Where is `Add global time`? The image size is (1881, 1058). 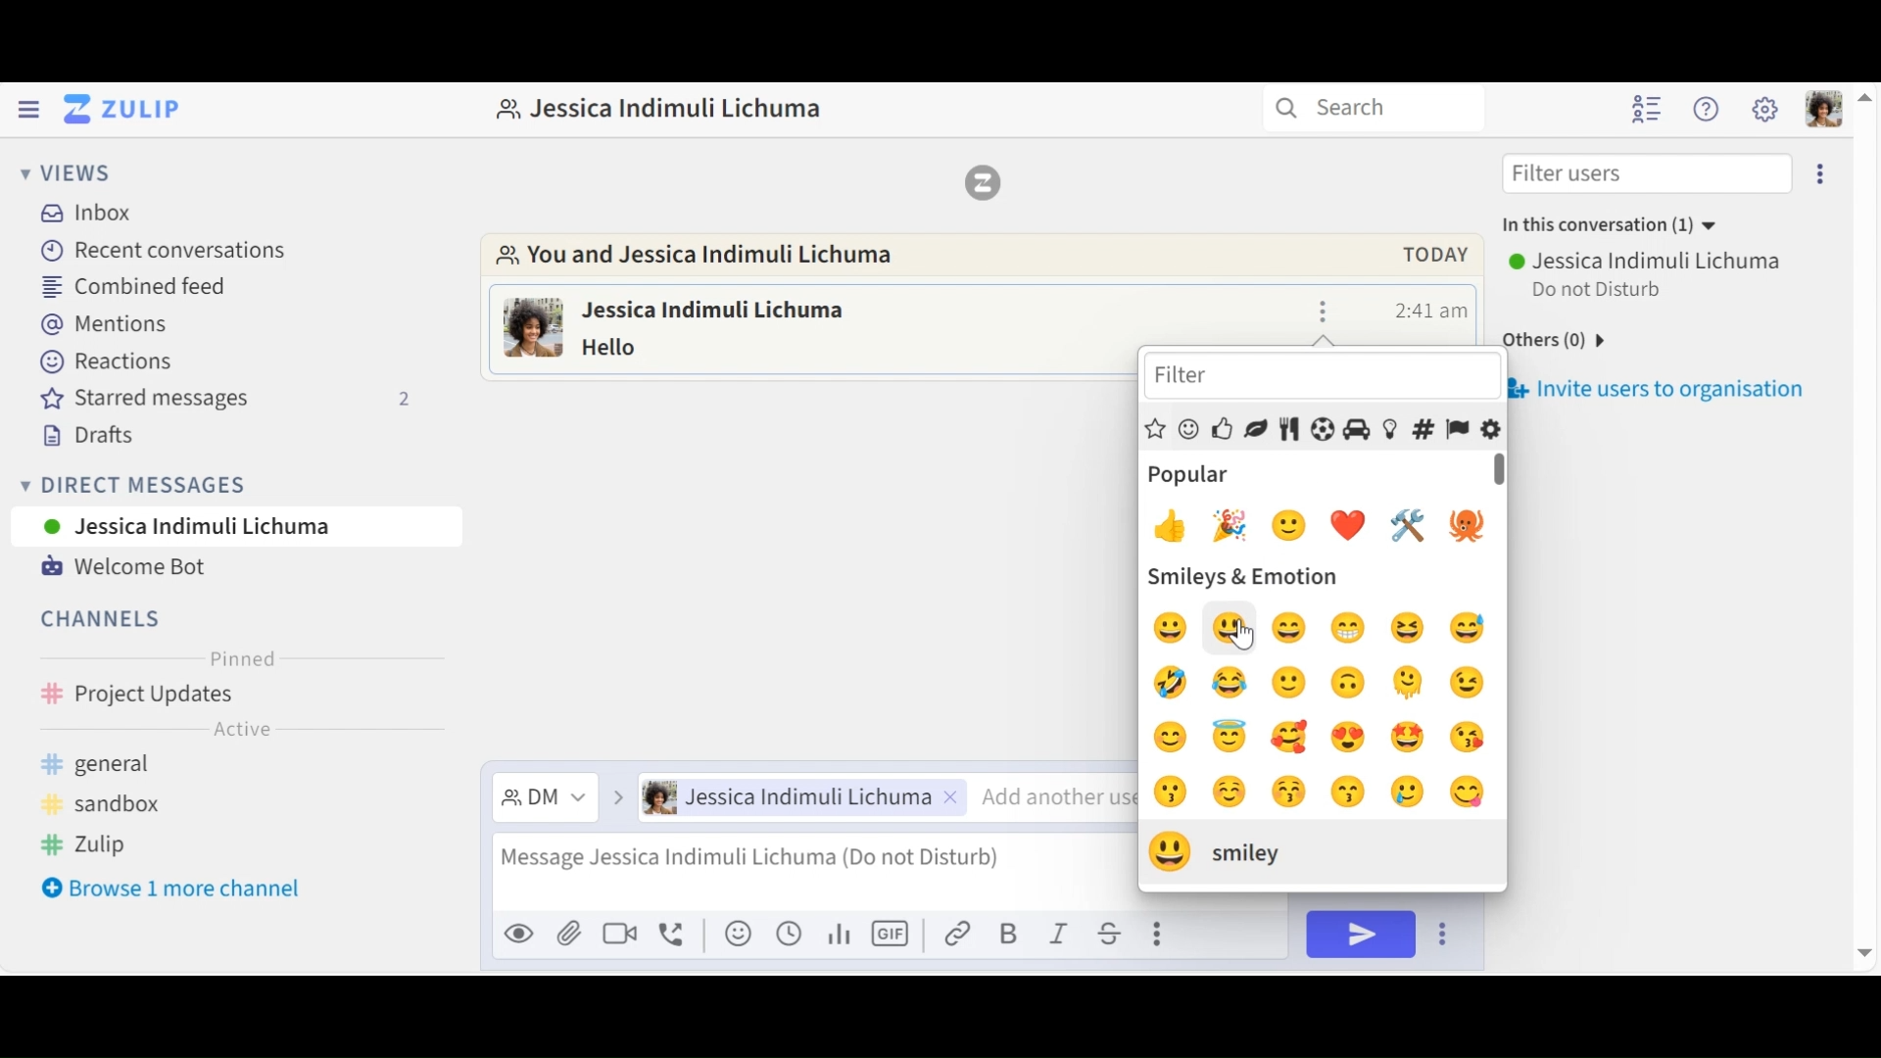
Add global time is located at coordinates (789, 933).